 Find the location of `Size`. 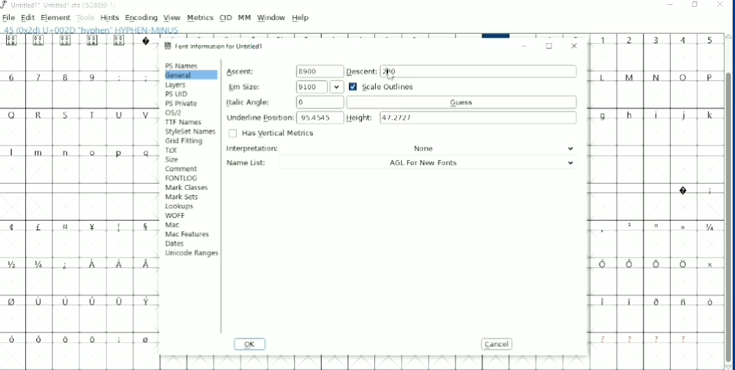

Size is located at coordinates (174, 159).